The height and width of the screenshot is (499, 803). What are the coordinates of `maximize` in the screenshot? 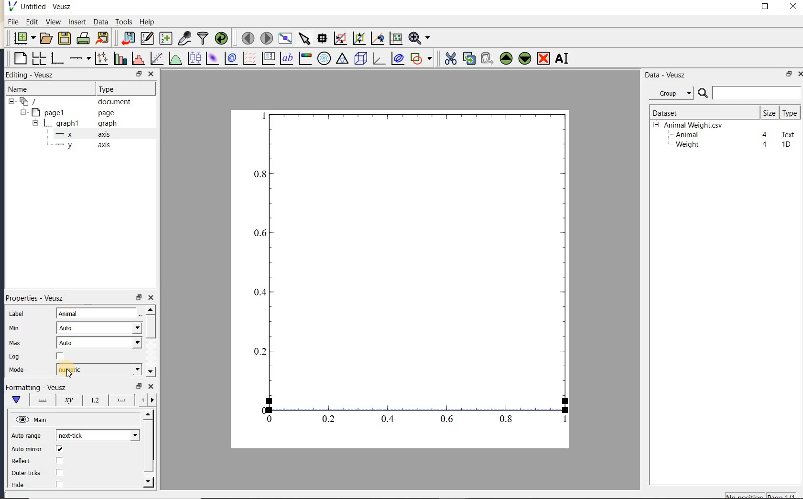 It's located at (765, 7).